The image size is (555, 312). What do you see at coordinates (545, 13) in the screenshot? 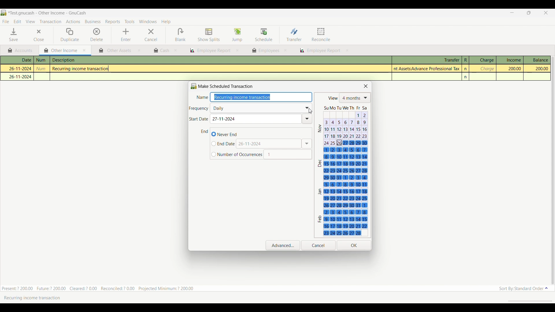
I see `Close interface` at bounding box center [545, 13].